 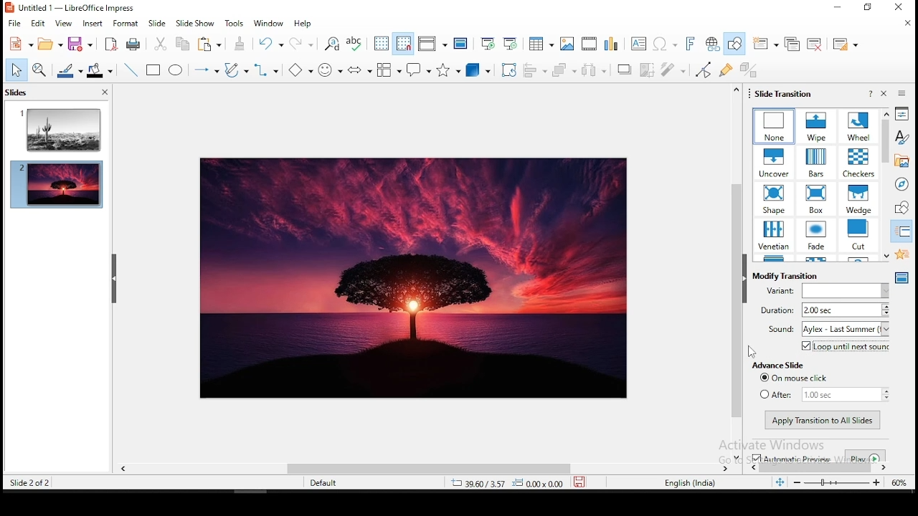 I want to click on crop image, so click(x=648, y=70).